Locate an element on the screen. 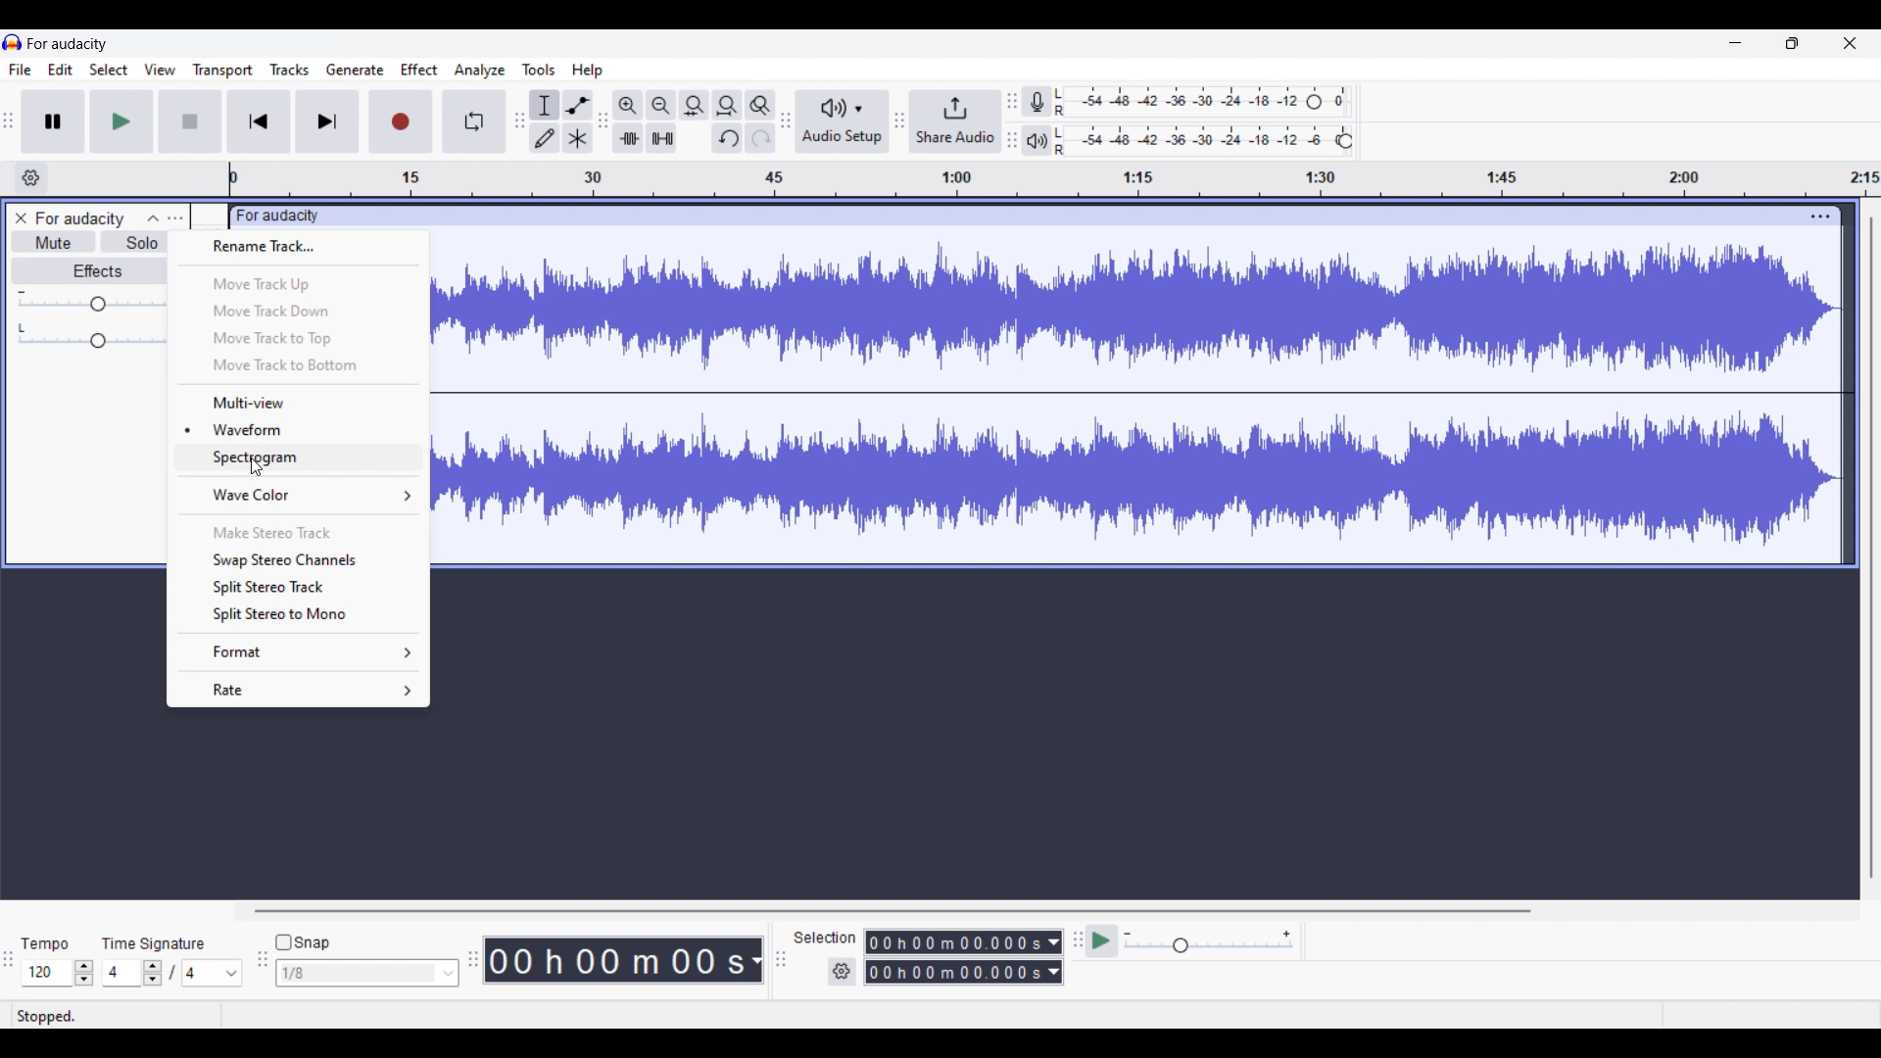 The width and height of the screenshot is (1881, 1058). Current duration of track is located at coordinates (614, 960).